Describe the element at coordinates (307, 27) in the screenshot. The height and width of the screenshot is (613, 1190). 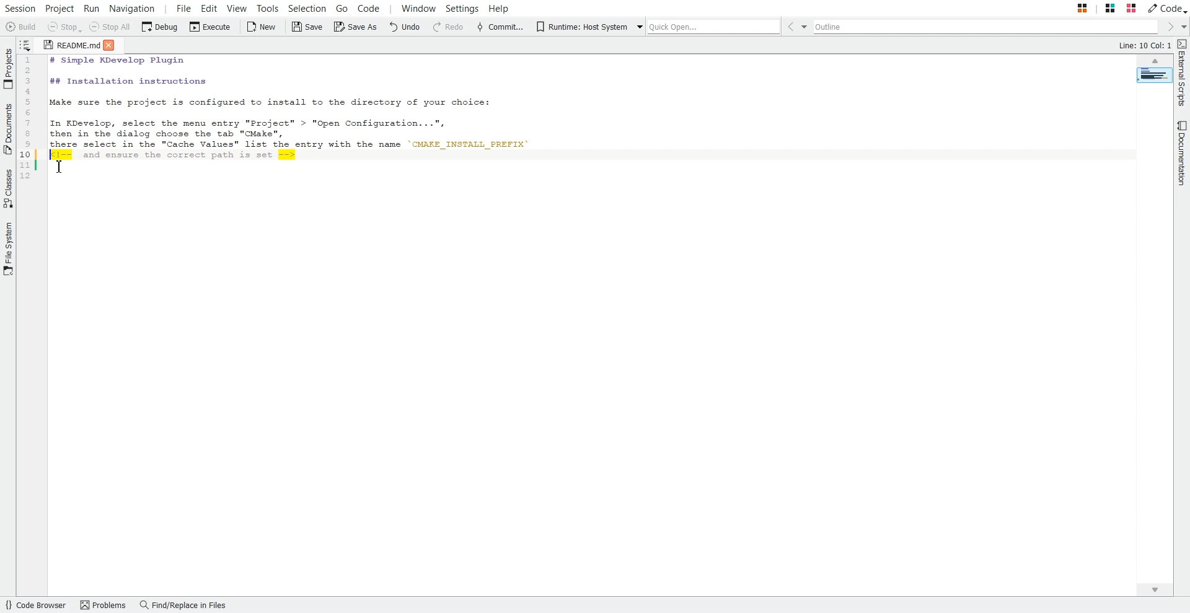
I see `Save` at that location.